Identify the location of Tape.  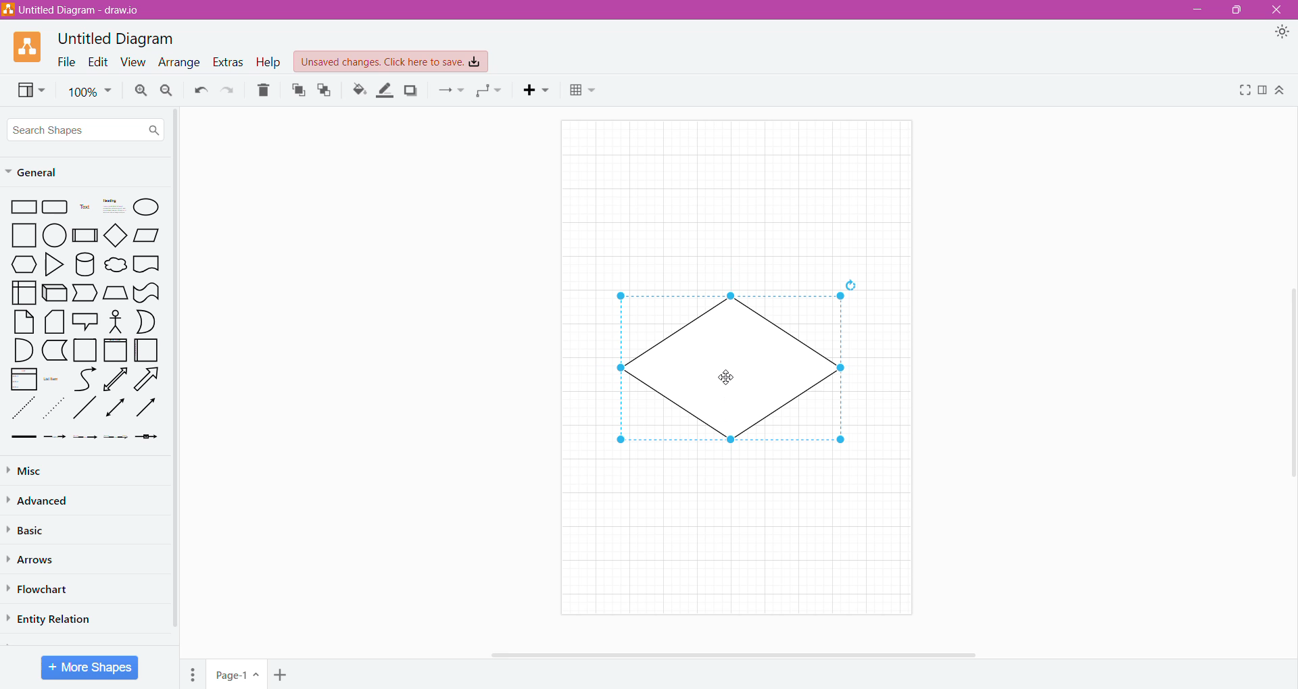
(147, 293).